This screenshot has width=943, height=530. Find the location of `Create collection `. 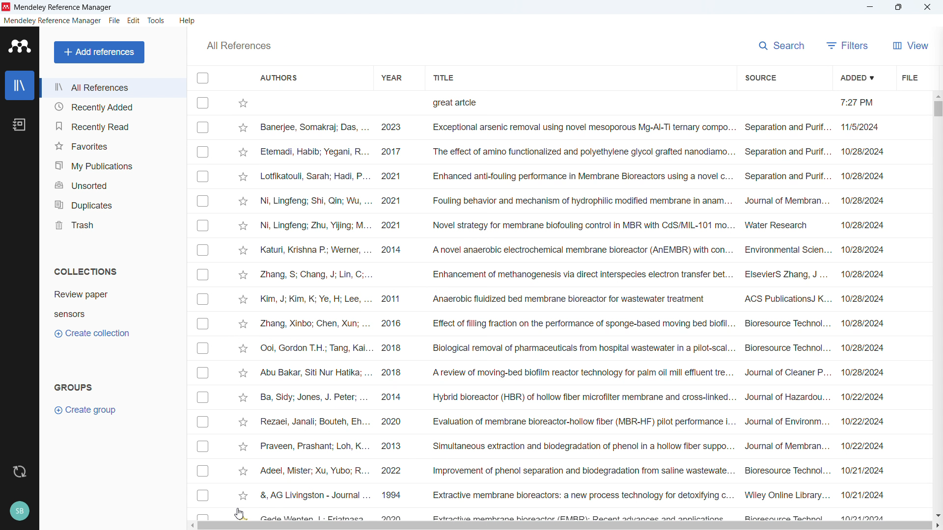

Create collection  is located at coordinates (93, 334).